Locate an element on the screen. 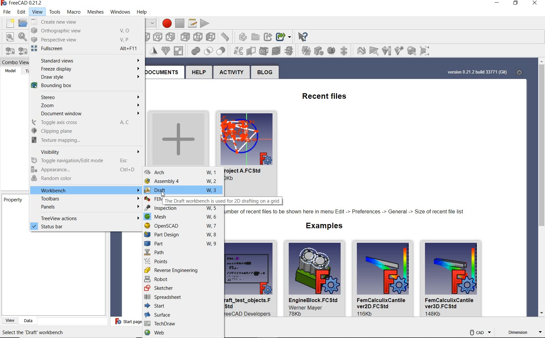 The height and width of the screenshot is (338, 545). edit is located at coordinates (20, 12).